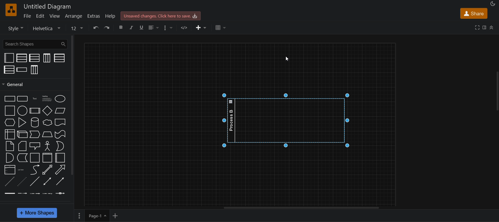 This screenshot has height=222, width=499. Describe the element at coordinates (9, 58) in the screenshot. I see `container` at that location.